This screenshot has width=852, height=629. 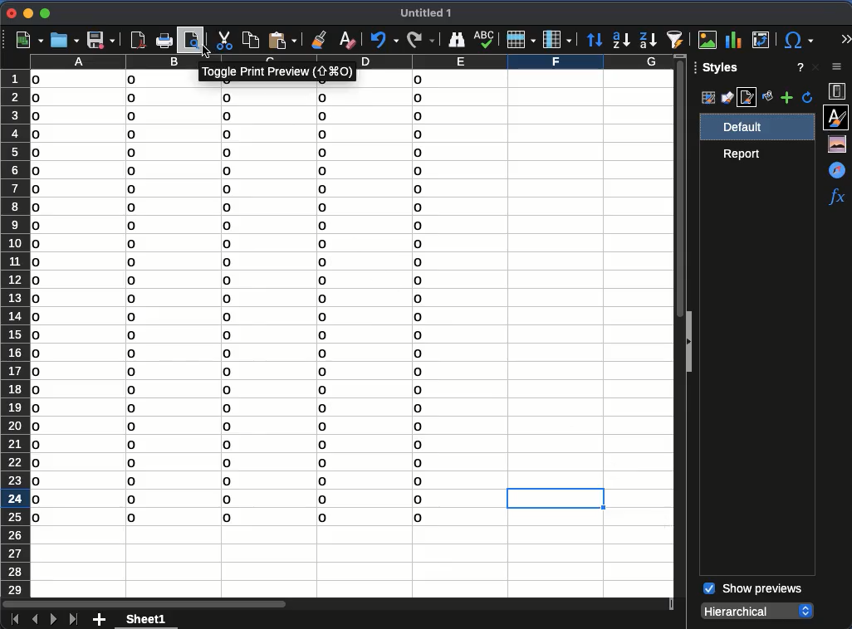 What do you see at coordinates (429, 14) in the screenshot?
I see `untitled` at bounding box center [429, 14].